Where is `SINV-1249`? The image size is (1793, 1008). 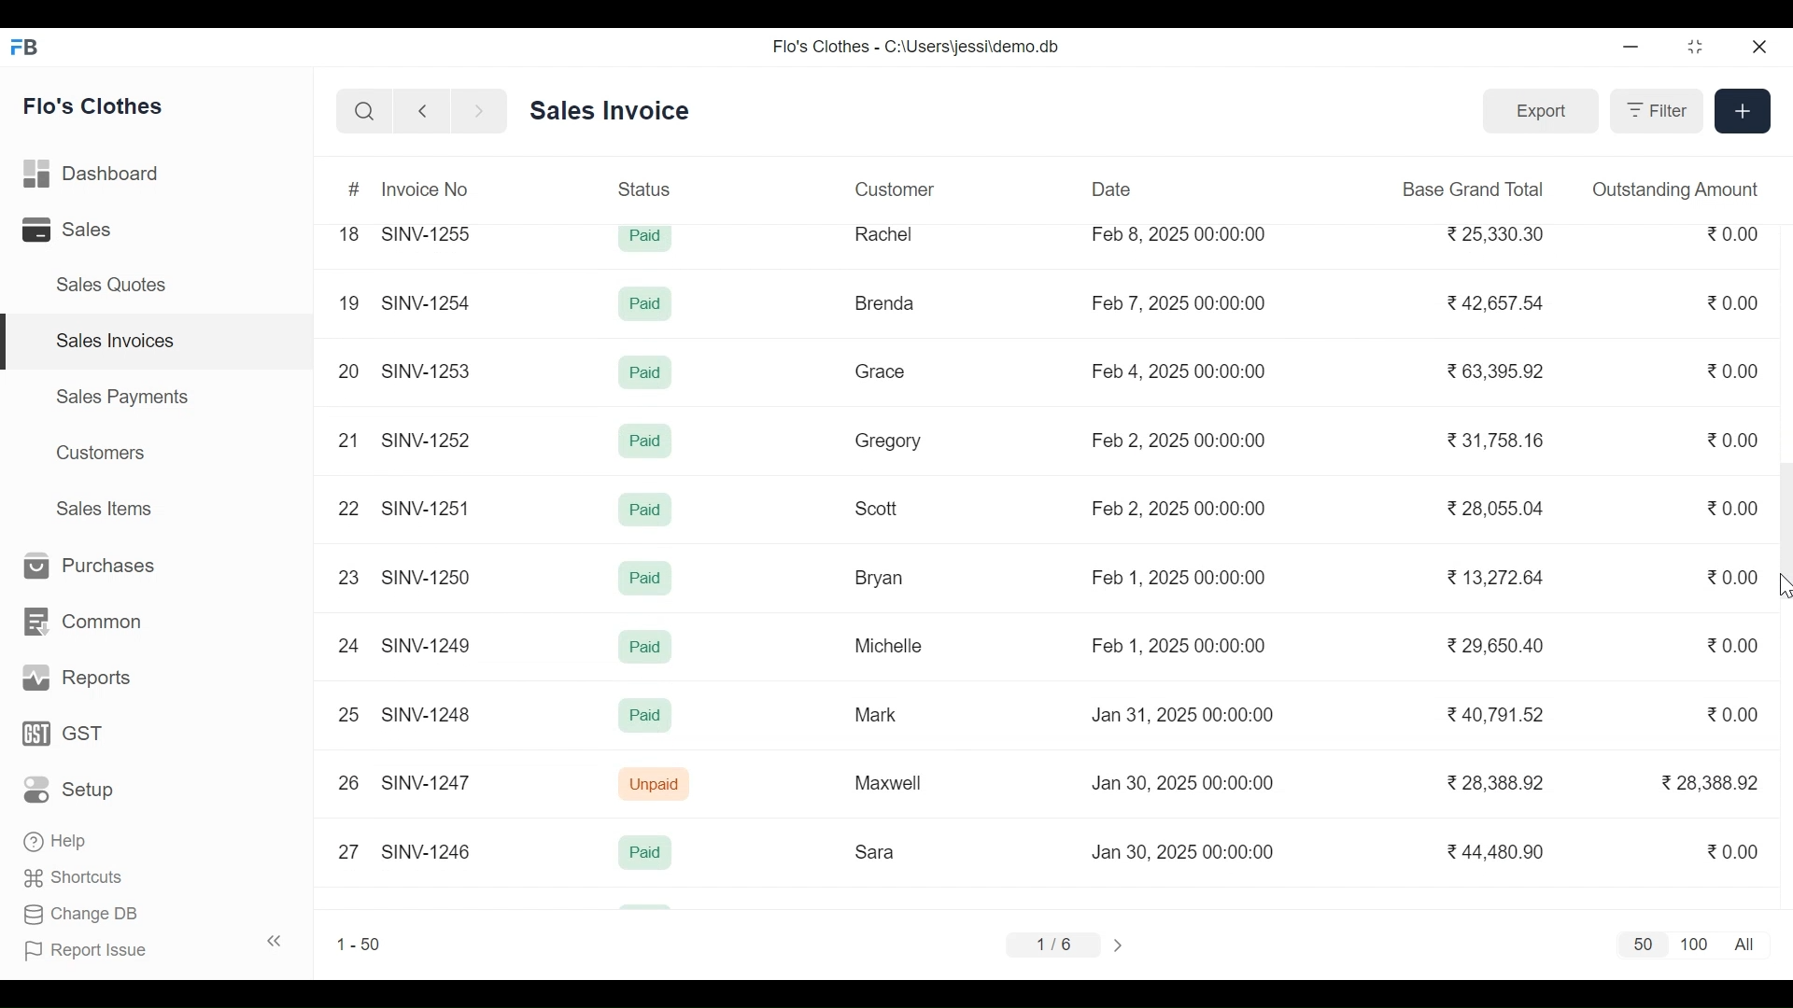 SINV-1249 is located at coordinates (428, 645).